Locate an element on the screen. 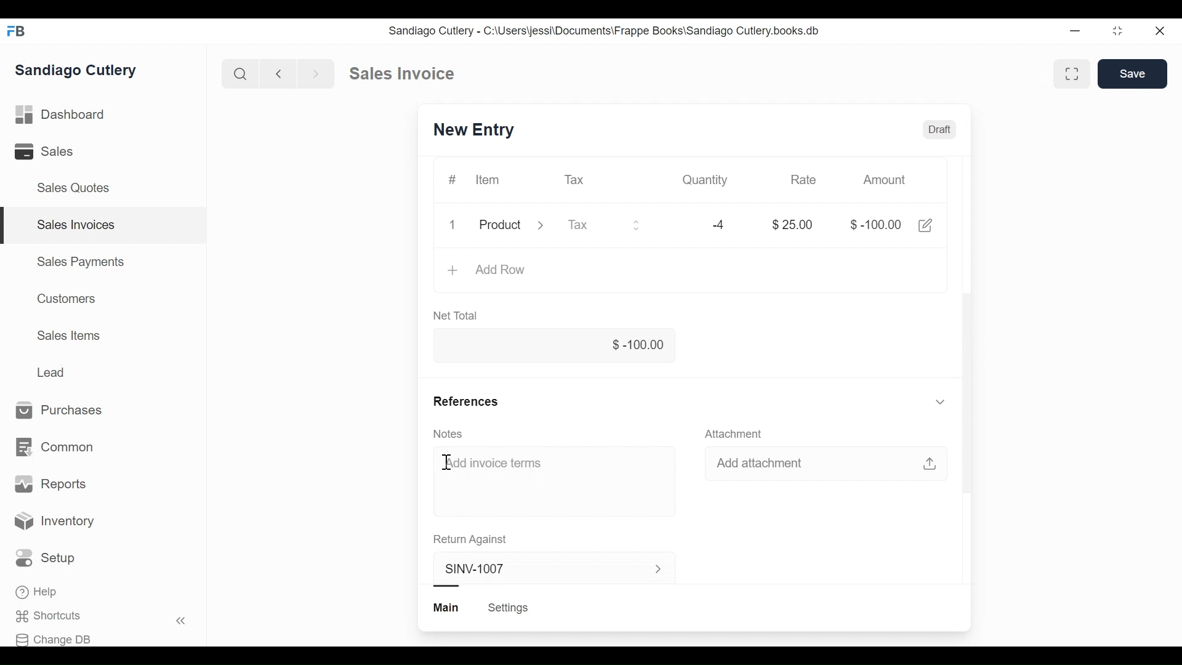  Sales invoice is located at coordinates (401, 74).